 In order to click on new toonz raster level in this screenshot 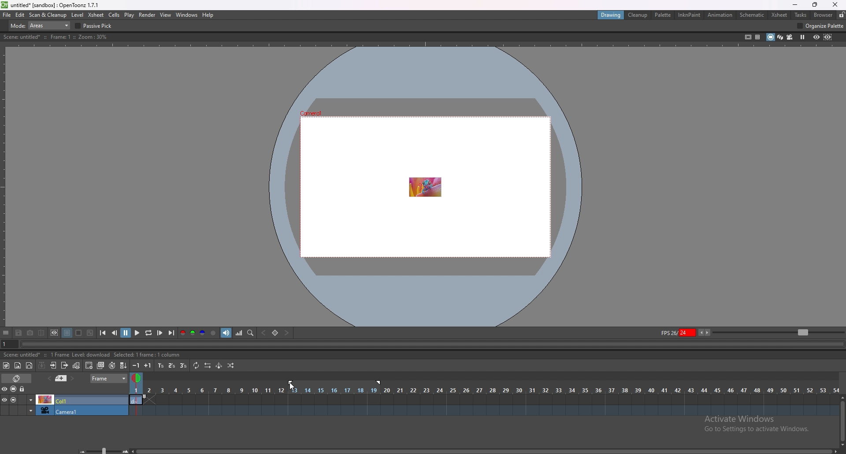, I will do `click(7, 365)`.